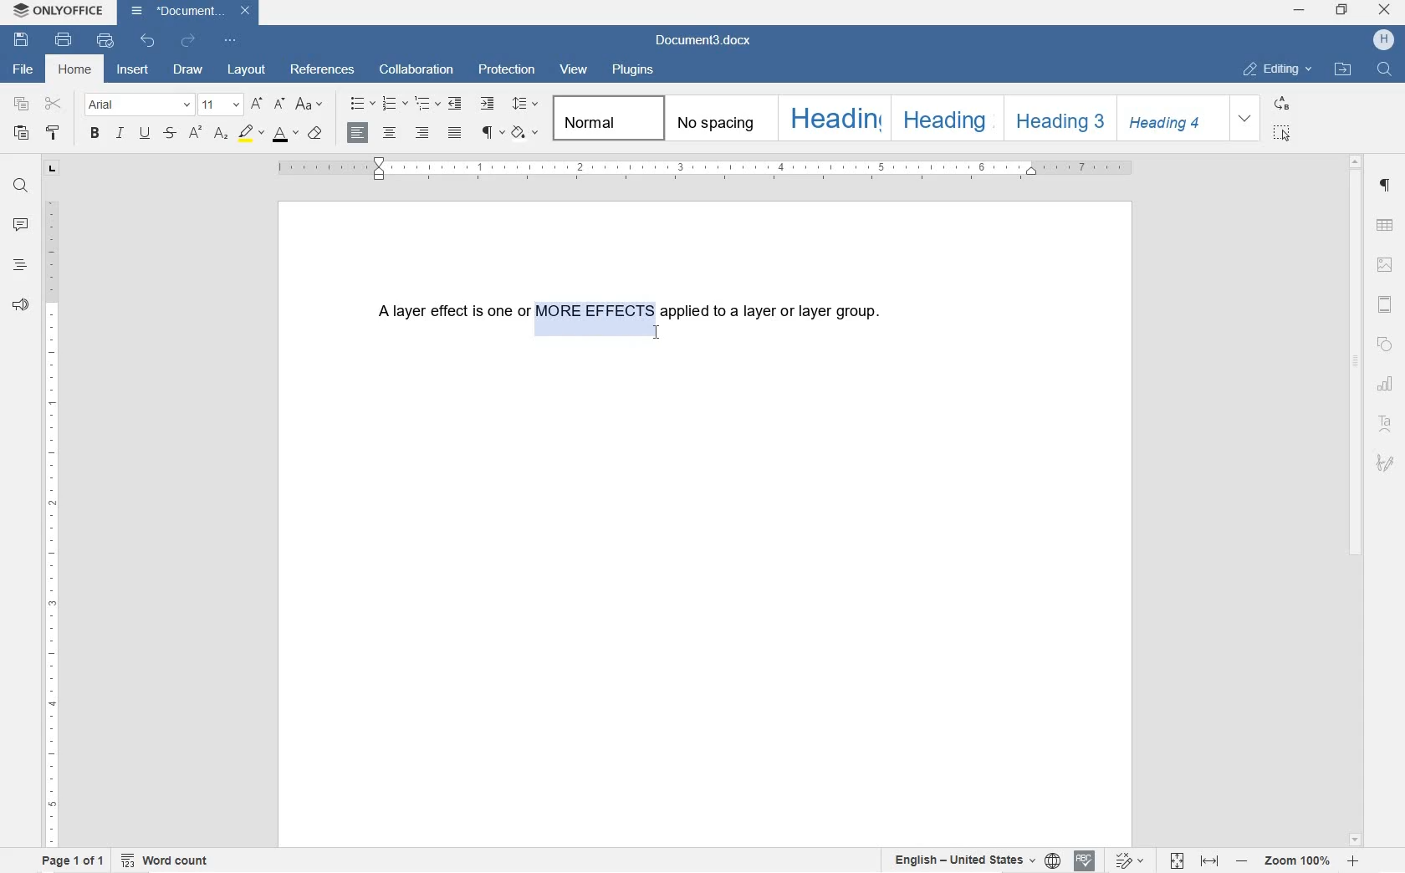 Image resolution: width=1405 pixels, height=873 pixels. What do you see at coordinates (21, 185) in the screenshot?
I see `FIND` at bounding box center [21, 185].